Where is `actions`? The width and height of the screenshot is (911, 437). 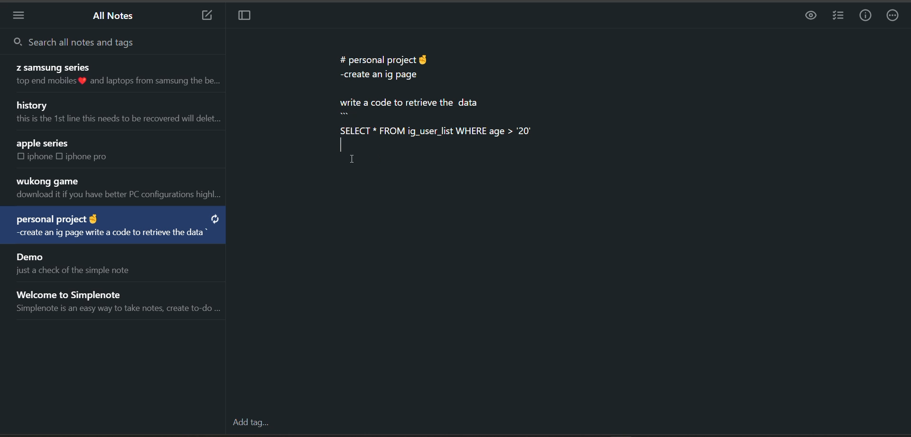
actions is located at coordinates (894, 17).